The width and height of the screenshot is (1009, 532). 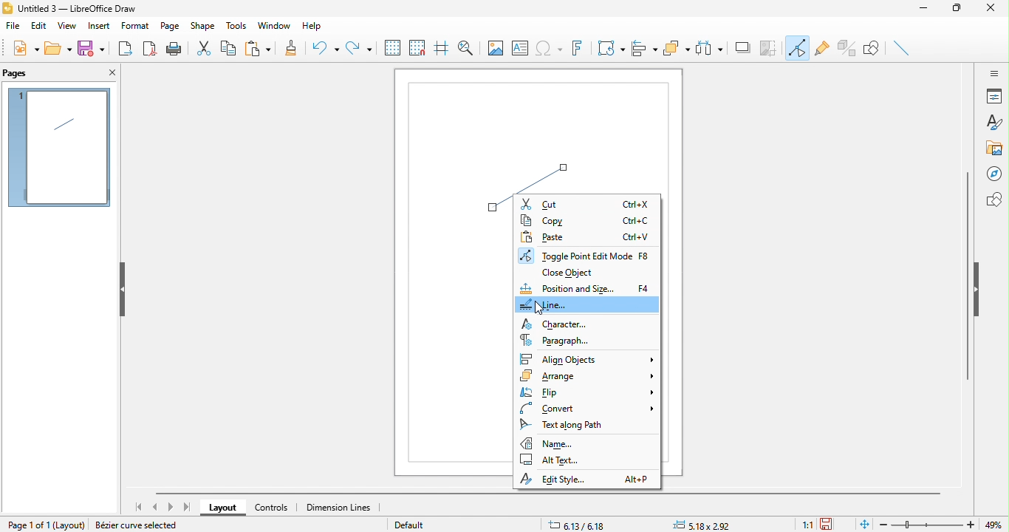 I want to click on text box, so click(x=521, y=50).